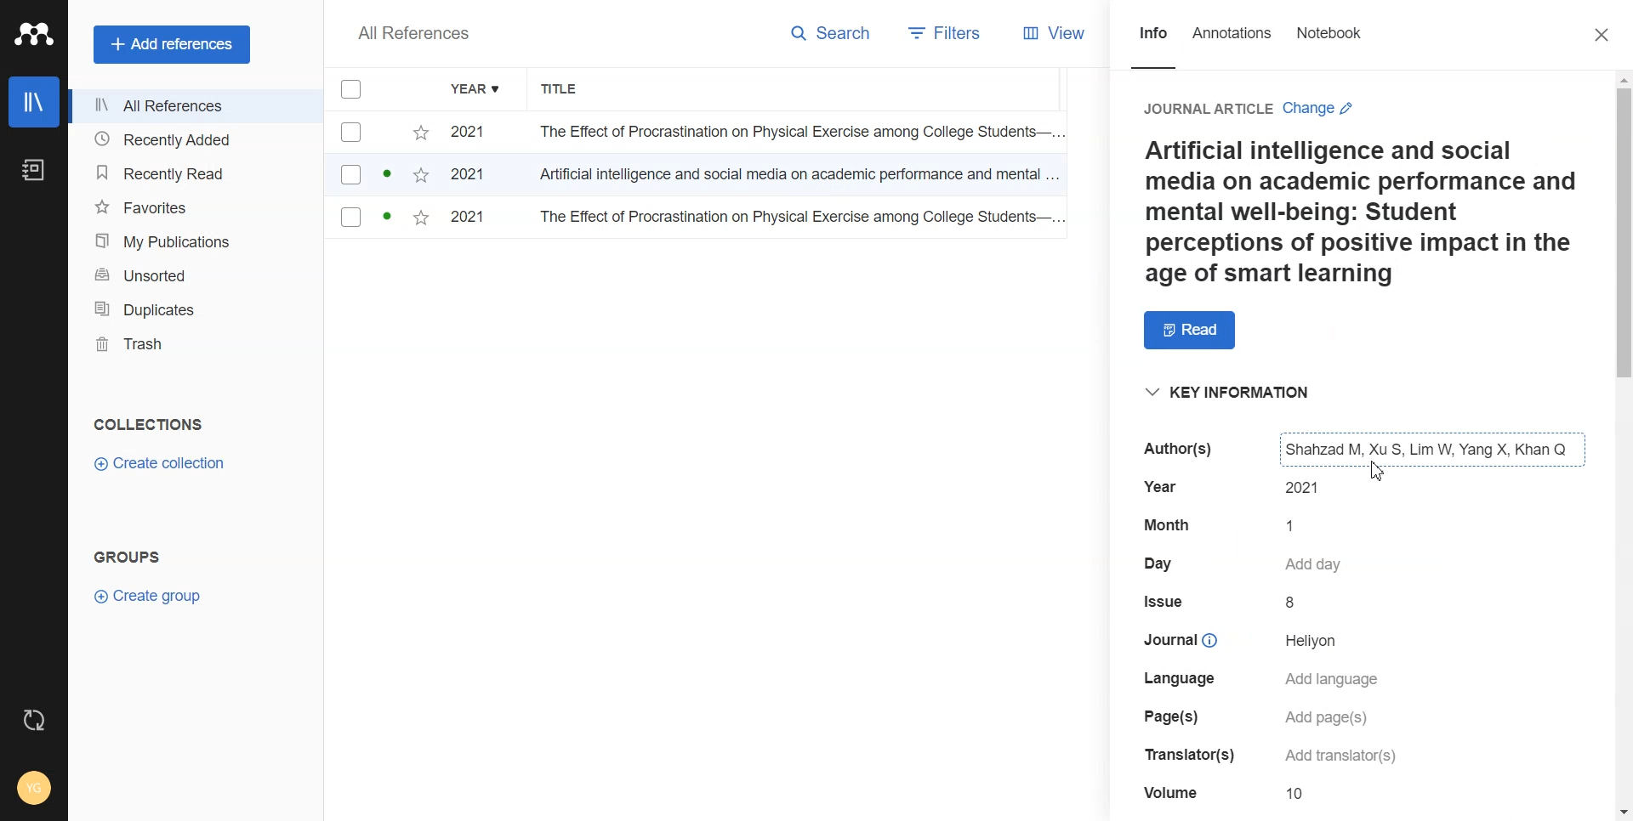  I want to click on checkbox, so click(380, 133).